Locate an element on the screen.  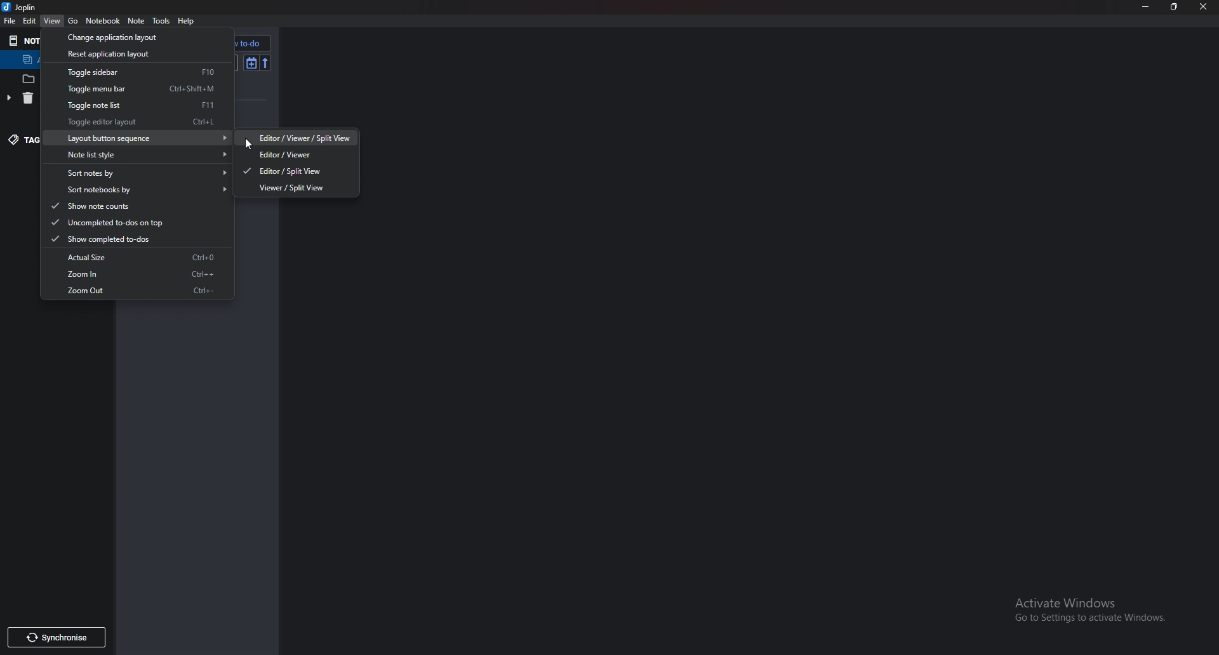
File is located at coordinates (11, 20).